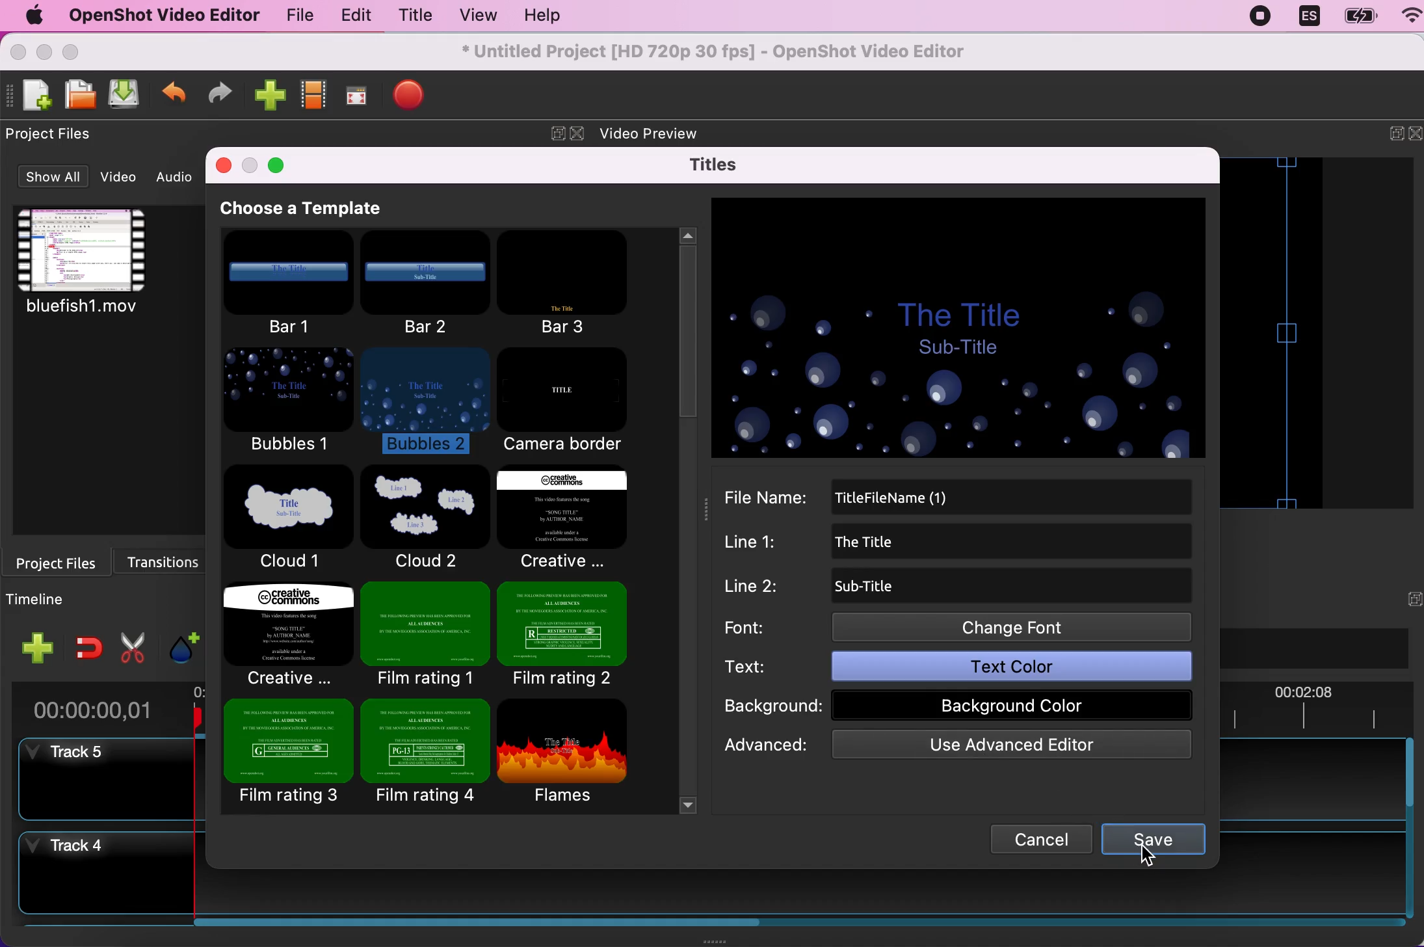 The width and height of the screenshot is (1424, 947). Describe the element at coordinates (170, 559) in the screenshot. I see `transitions` at that location.